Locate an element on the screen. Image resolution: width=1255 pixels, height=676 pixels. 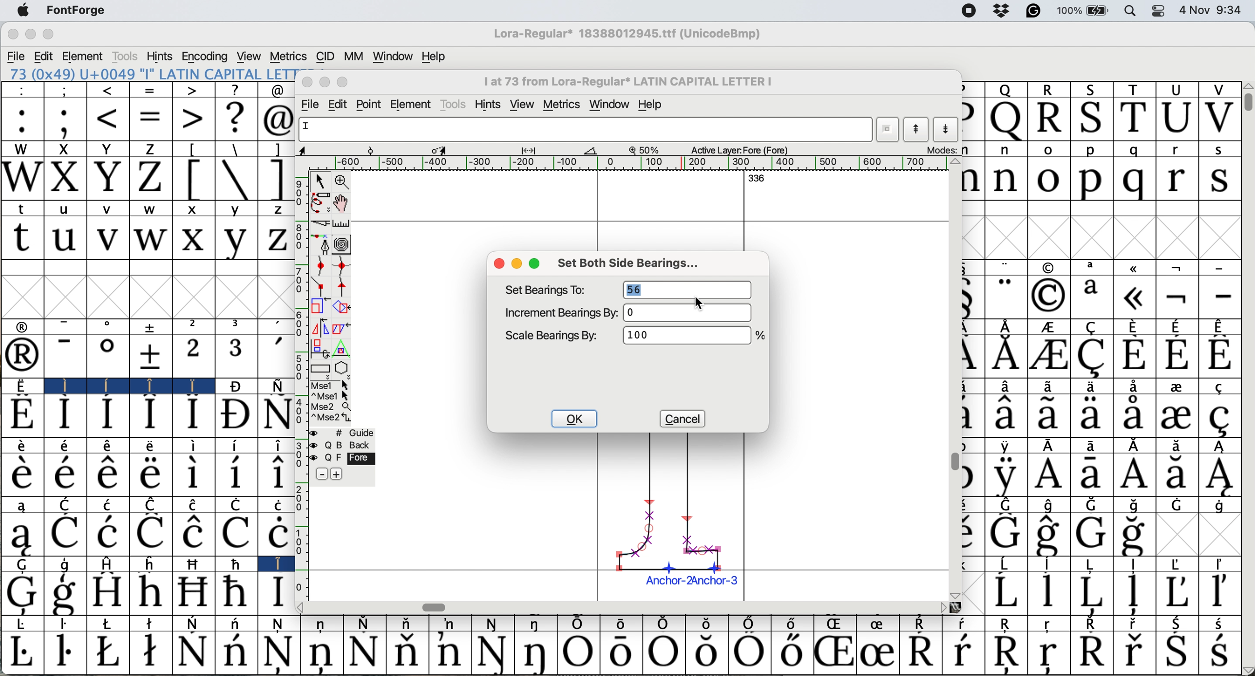
perform a perspective transformation on the selection is located at coordinates (343, 348).